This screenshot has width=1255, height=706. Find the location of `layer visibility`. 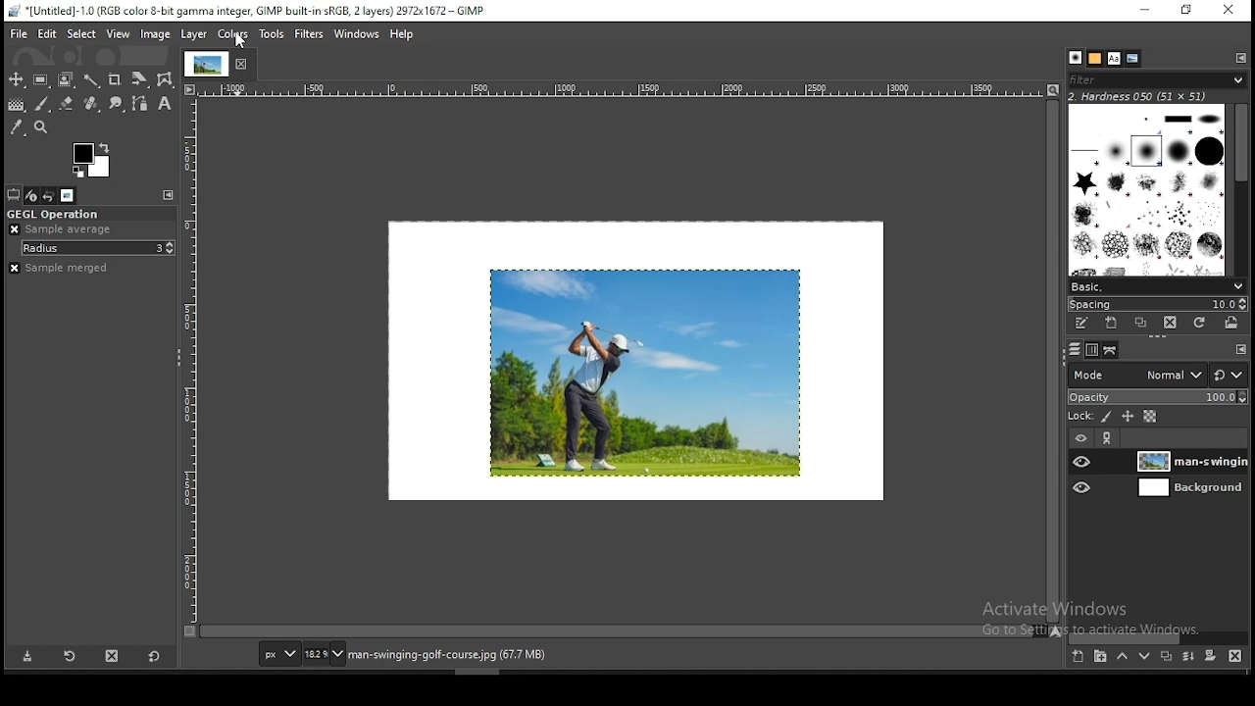

layer visibility is located at coordinates (1079, 439).